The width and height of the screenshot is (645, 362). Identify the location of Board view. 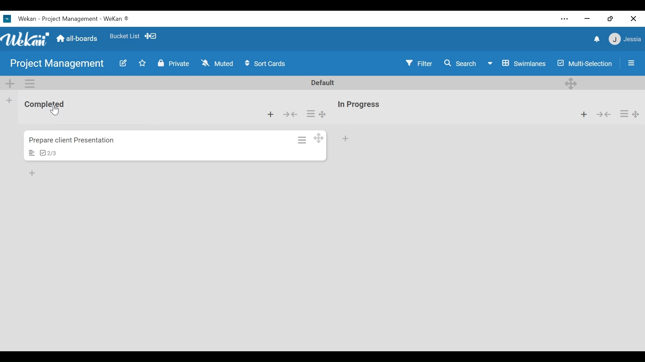
(518, 63).